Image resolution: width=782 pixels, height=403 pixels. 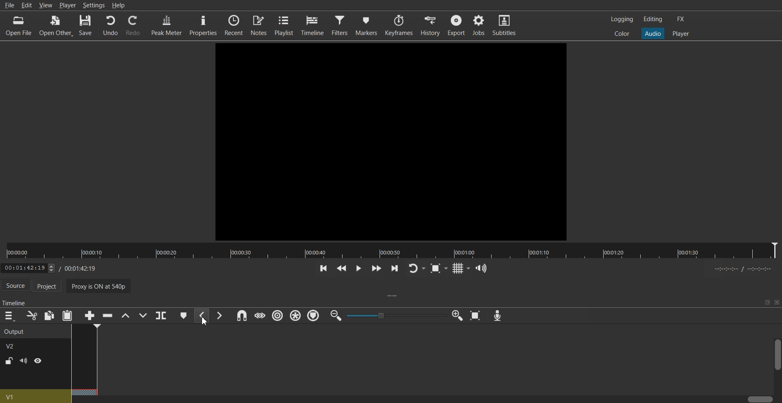 What do you see at coordinates (621, 19) in the screenshot?
I see `Switch to the logging layout` at bounding box center [621, 19].